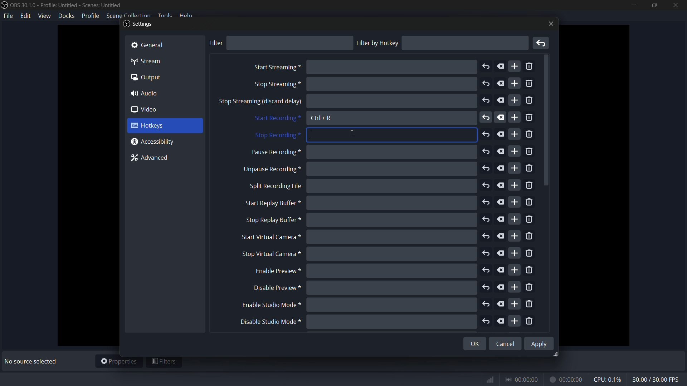 The image size is (687, 386). What do you see at coordinates (513, 134) in the screenshot?
I see `add more` at bounding box center [513, 134].